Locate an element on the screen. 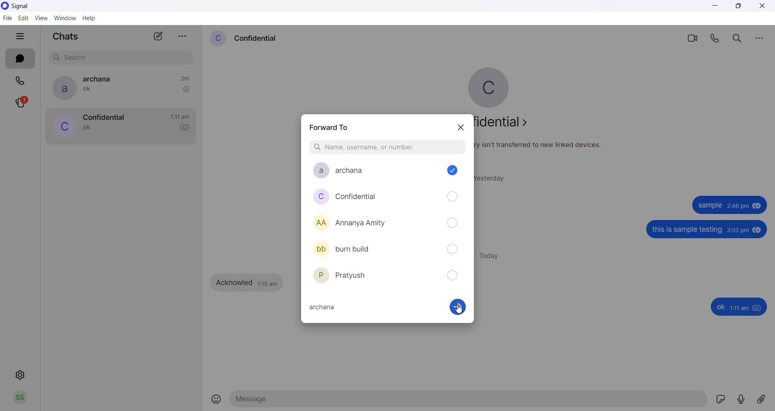 The width and height of the screenshot is (775, 411). 3:02 pm is located at coordinates (738, 231).